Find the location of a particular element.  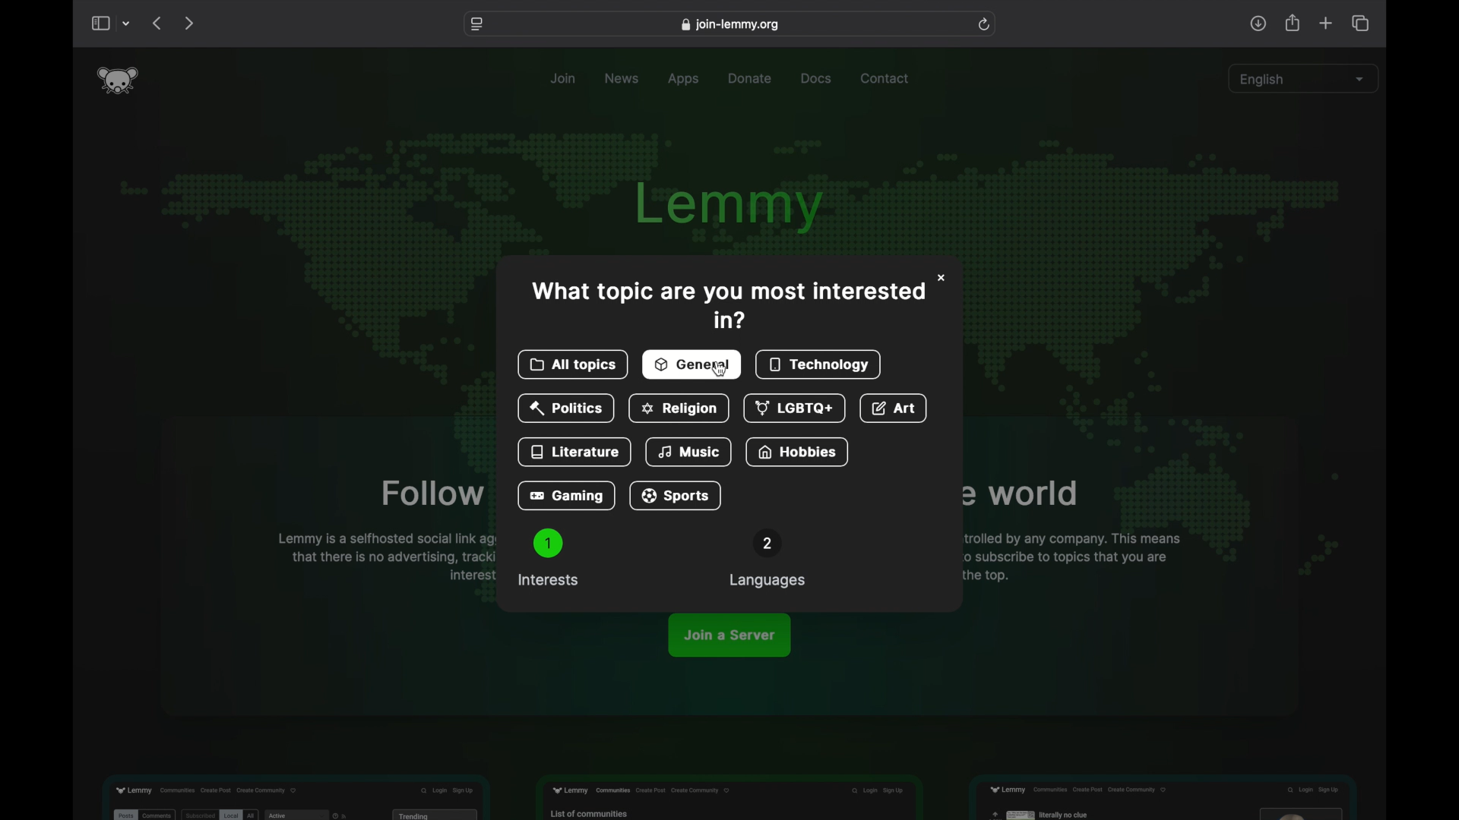

web address is located at coordinates (729, 24).